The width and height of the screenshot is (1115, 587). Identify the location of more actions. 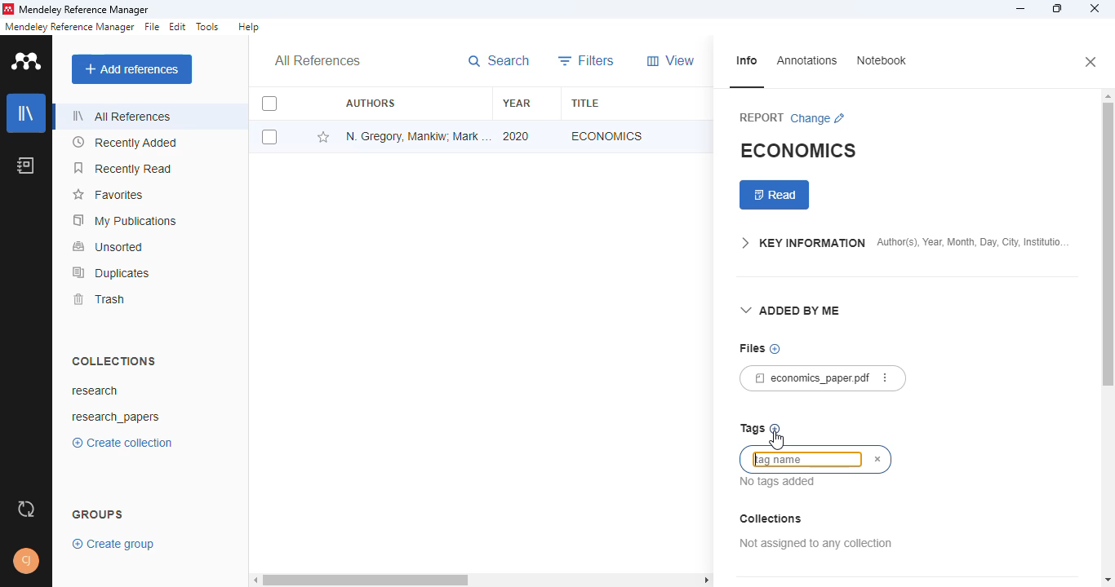
(885, 377).